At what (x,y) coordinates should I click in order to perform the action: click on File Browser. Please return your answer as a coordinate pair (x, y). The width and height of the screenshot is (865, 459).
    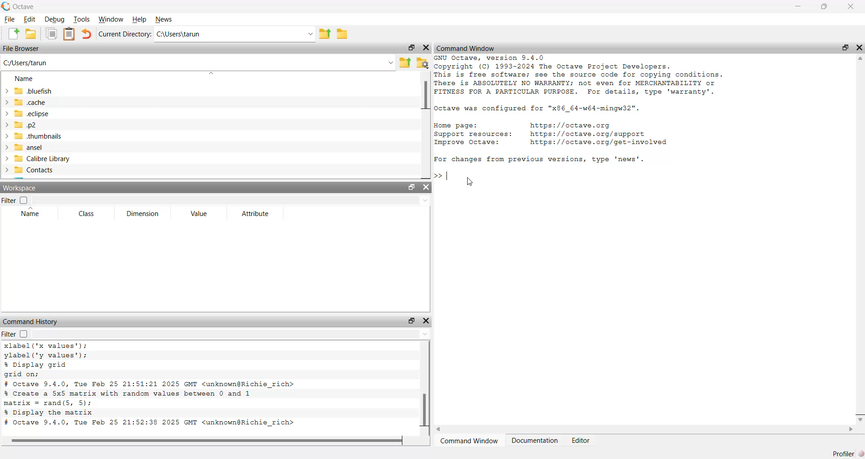
    Looking at the image, I should click on (24, 49).